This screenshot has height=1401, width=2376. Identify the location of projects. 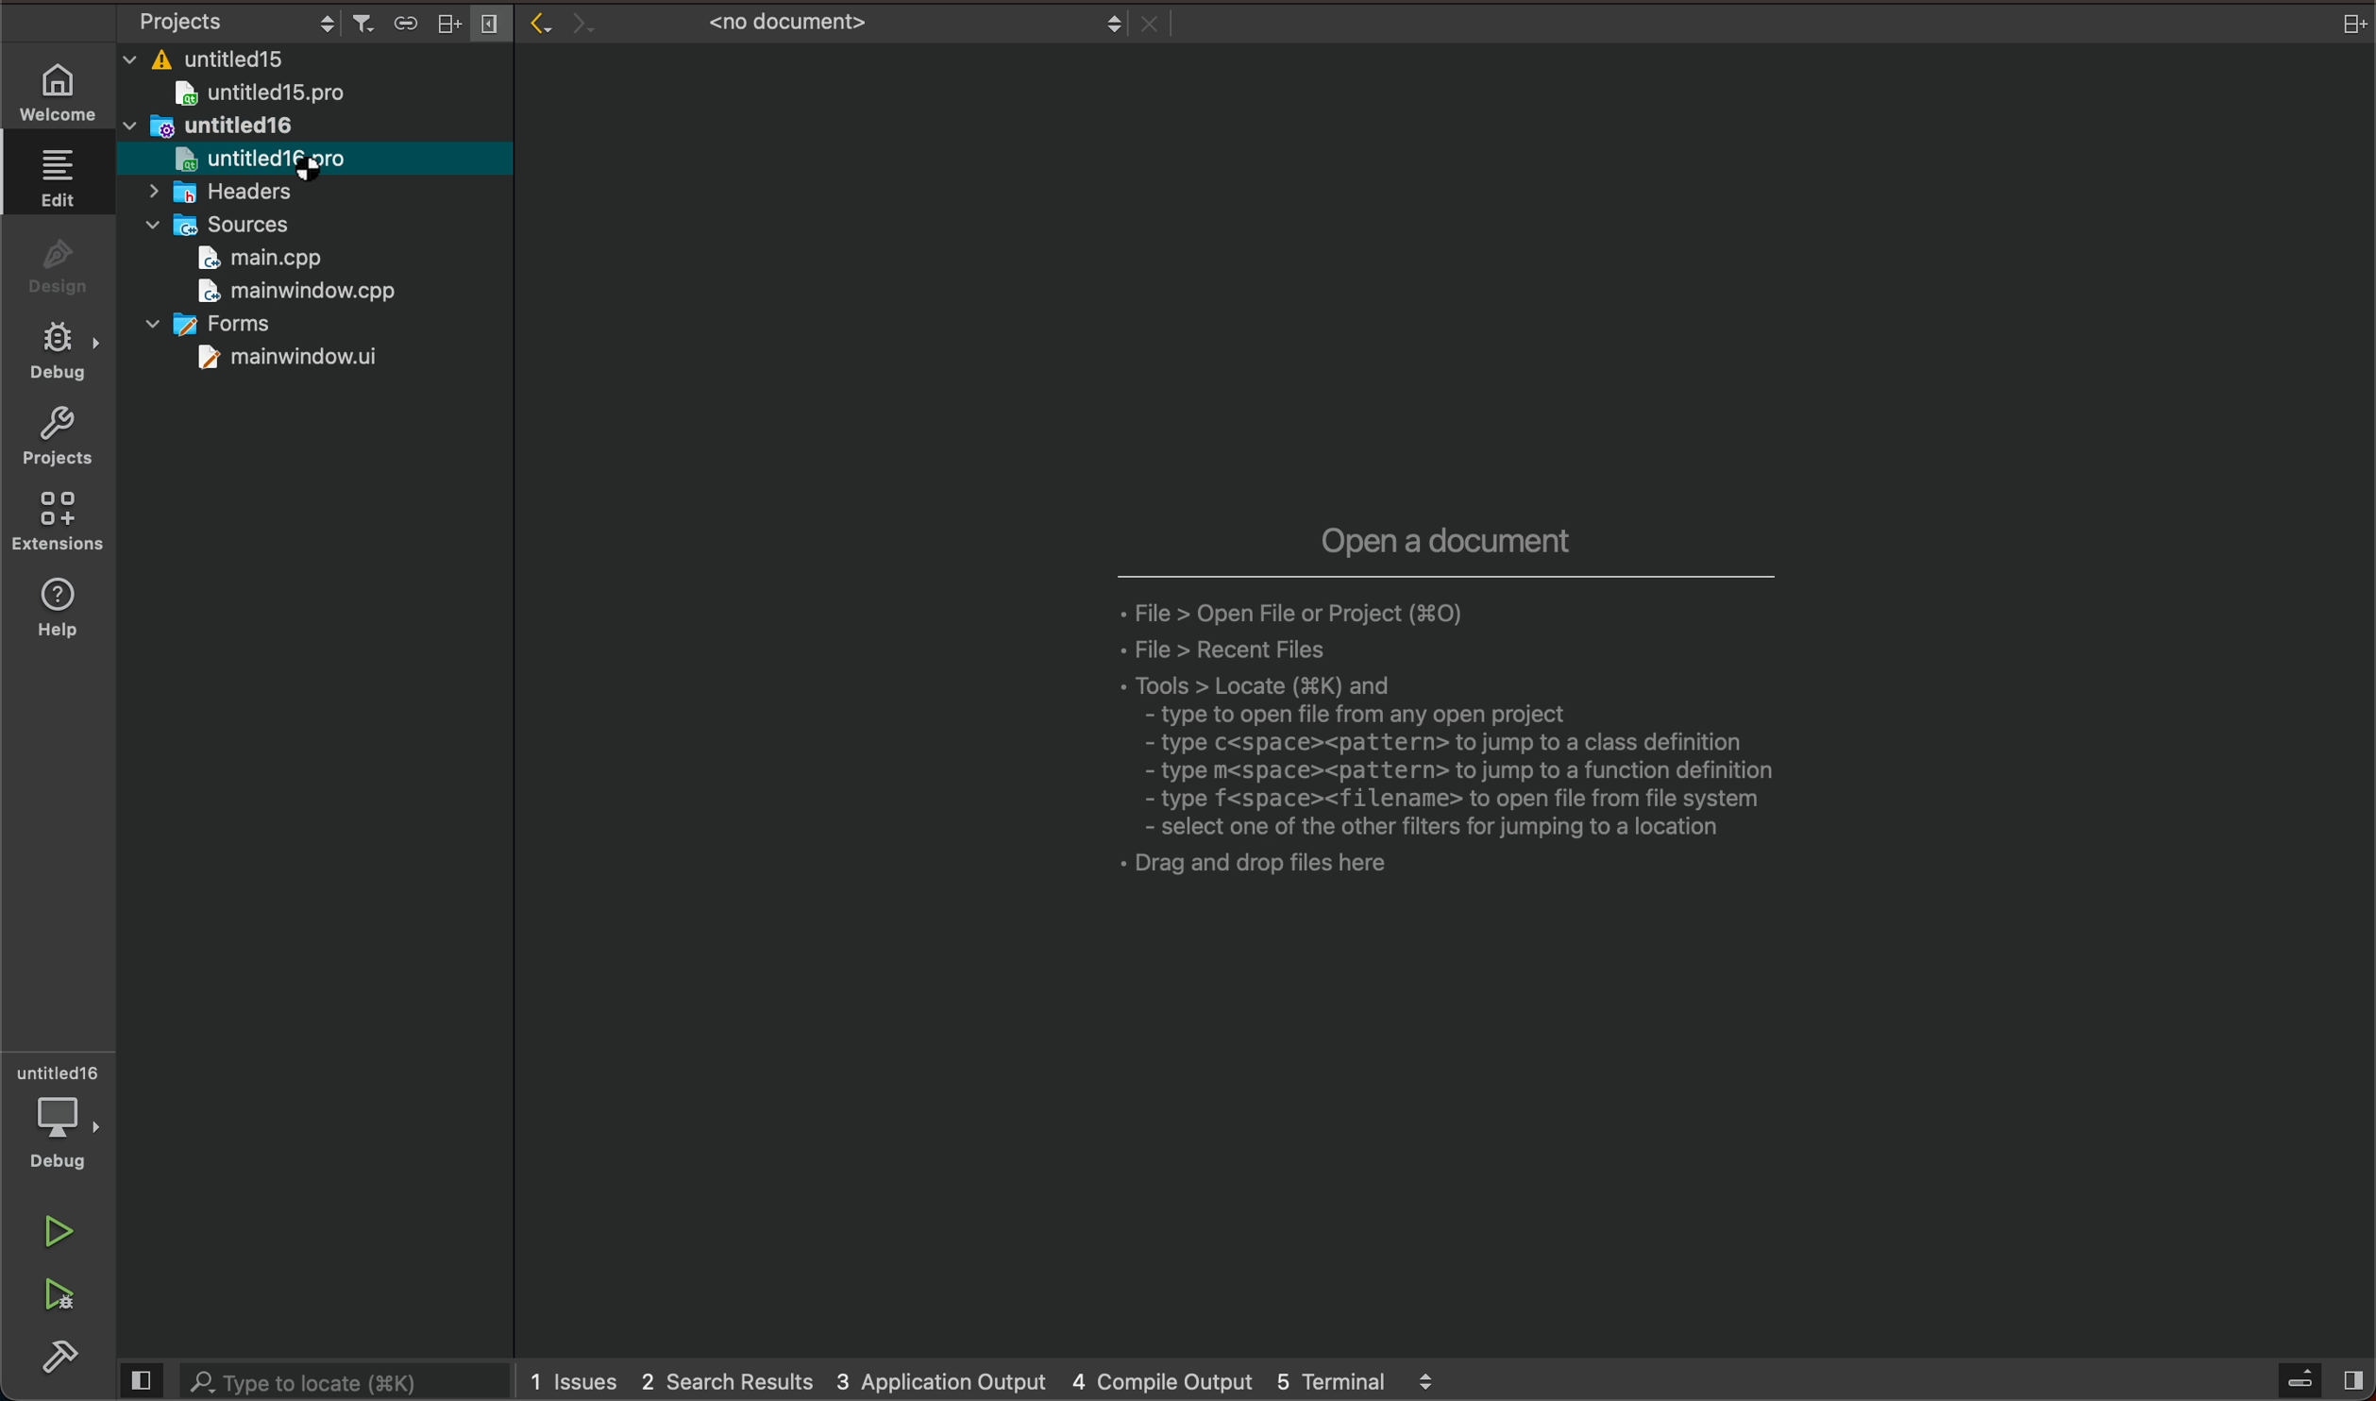
(67, 443).